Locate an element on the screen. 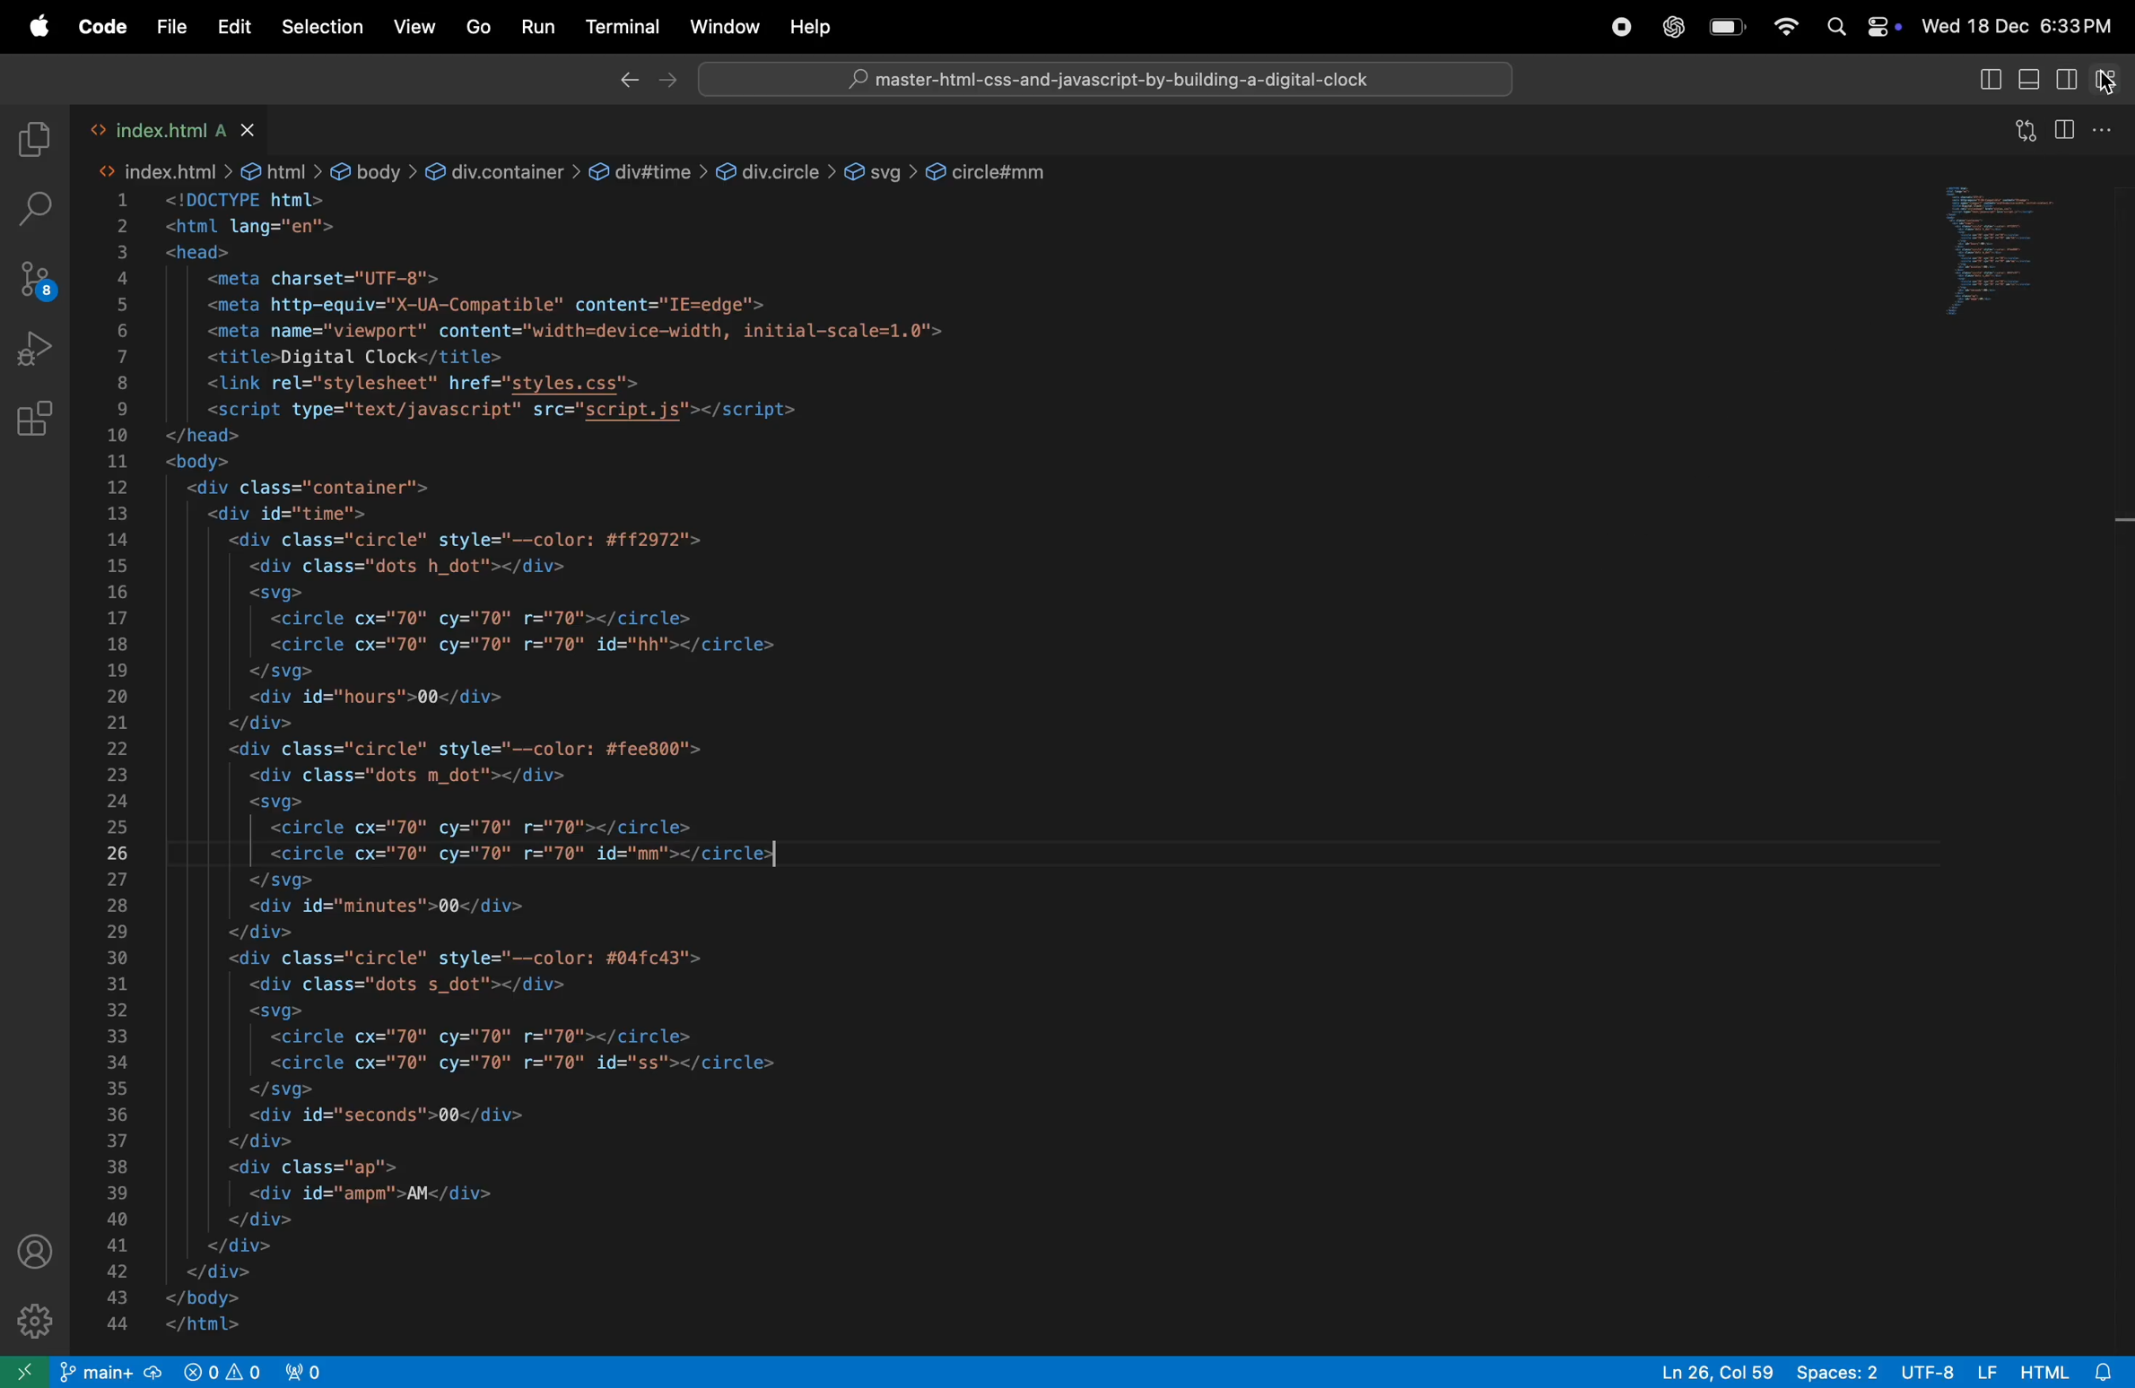 The width and height of the screenshot is (2135, 1388). battery is located at coordinates (1726, 28).